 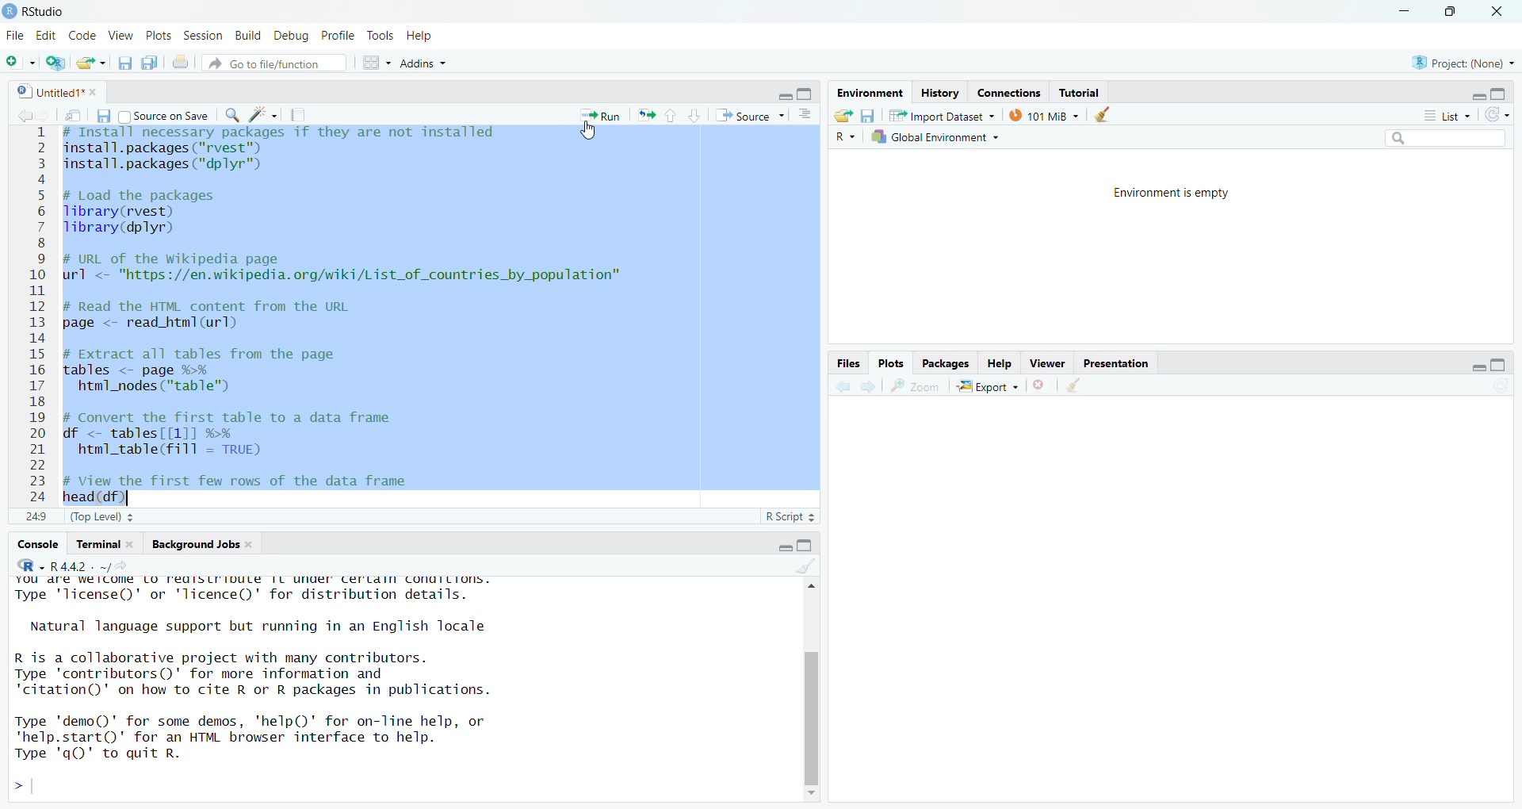 What do you see at coordinates (783, 96) in the screenshot?
I see `minimize` at bounding box center [783, 96].